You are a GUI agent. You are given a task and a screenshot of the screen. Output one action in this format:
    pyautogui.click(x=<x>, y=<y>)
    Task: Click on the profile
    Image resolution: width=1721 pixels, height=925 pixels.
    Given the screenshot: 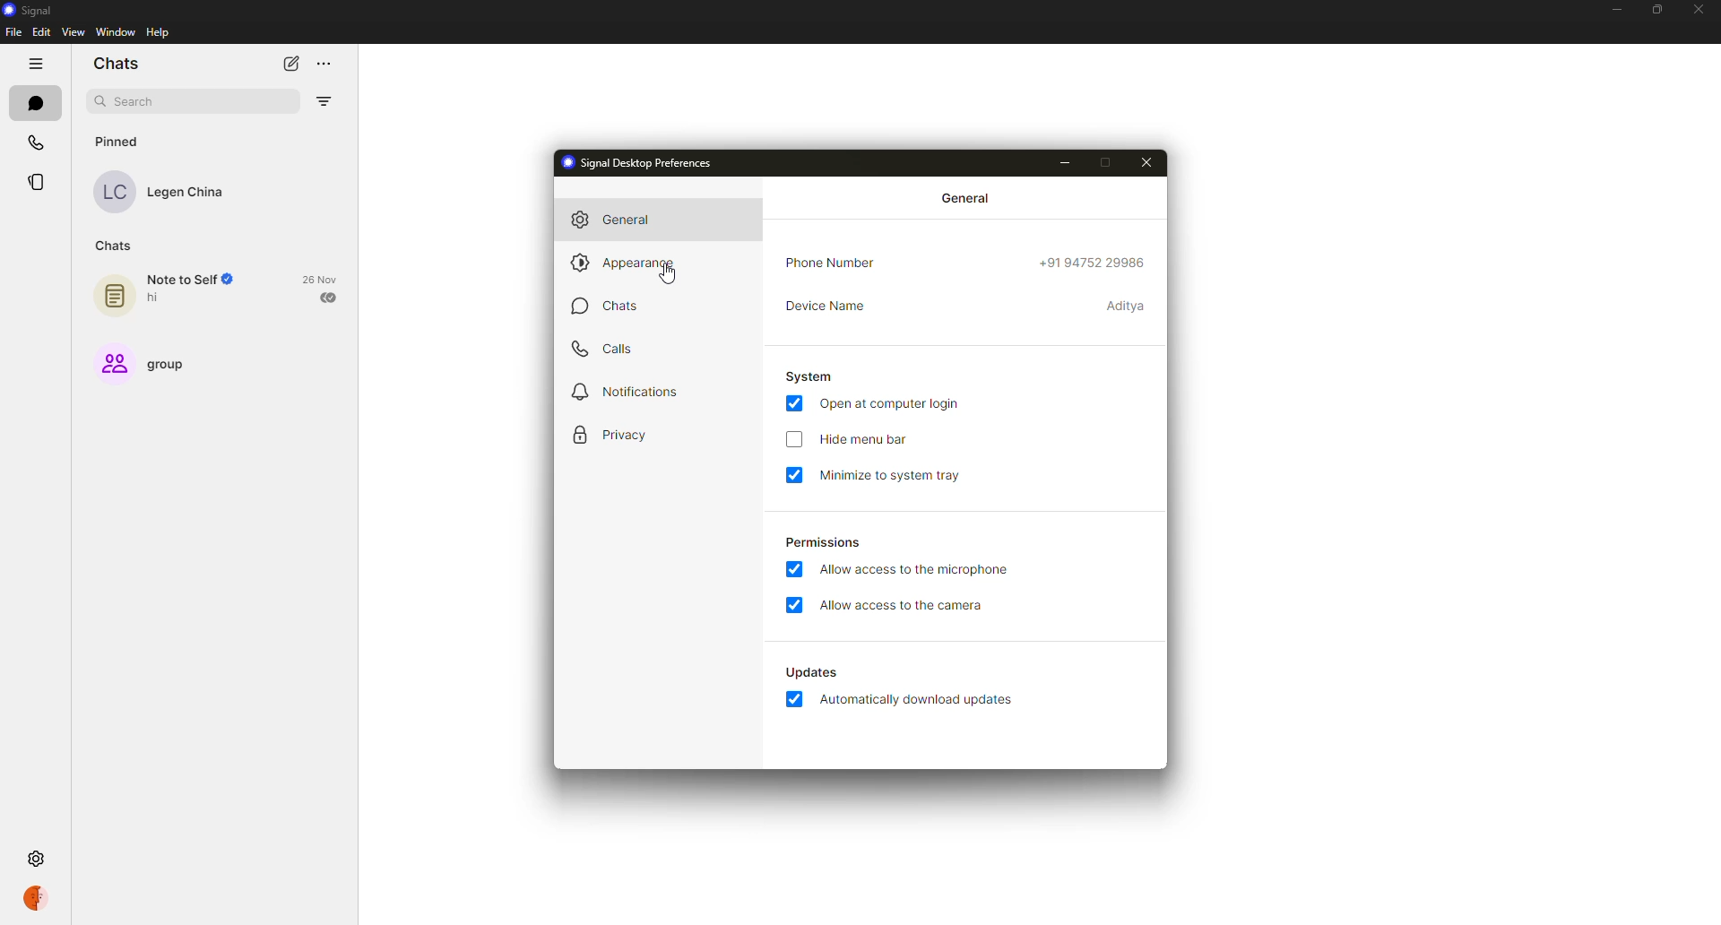 What is the action you would take?
    pyautogui.click(x=39, y=897)
    